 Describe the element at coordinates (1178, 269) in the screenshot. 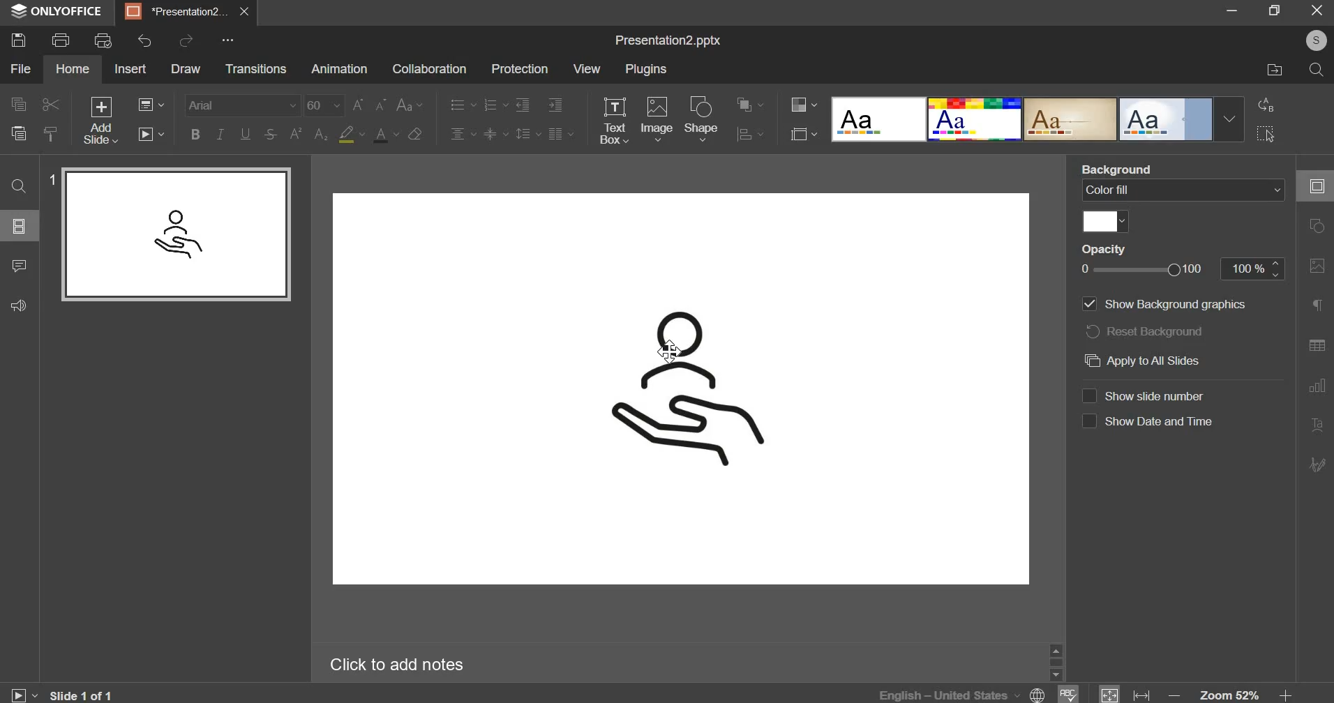

I see `opacity` at that location.